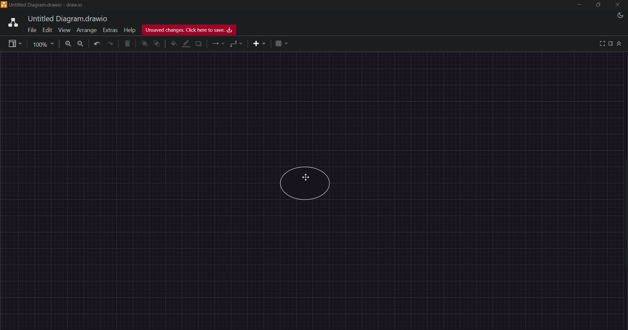  What do you see at coordinates (280, 43) in the screenshot?
I see `table` at bounding box center [280, 43].